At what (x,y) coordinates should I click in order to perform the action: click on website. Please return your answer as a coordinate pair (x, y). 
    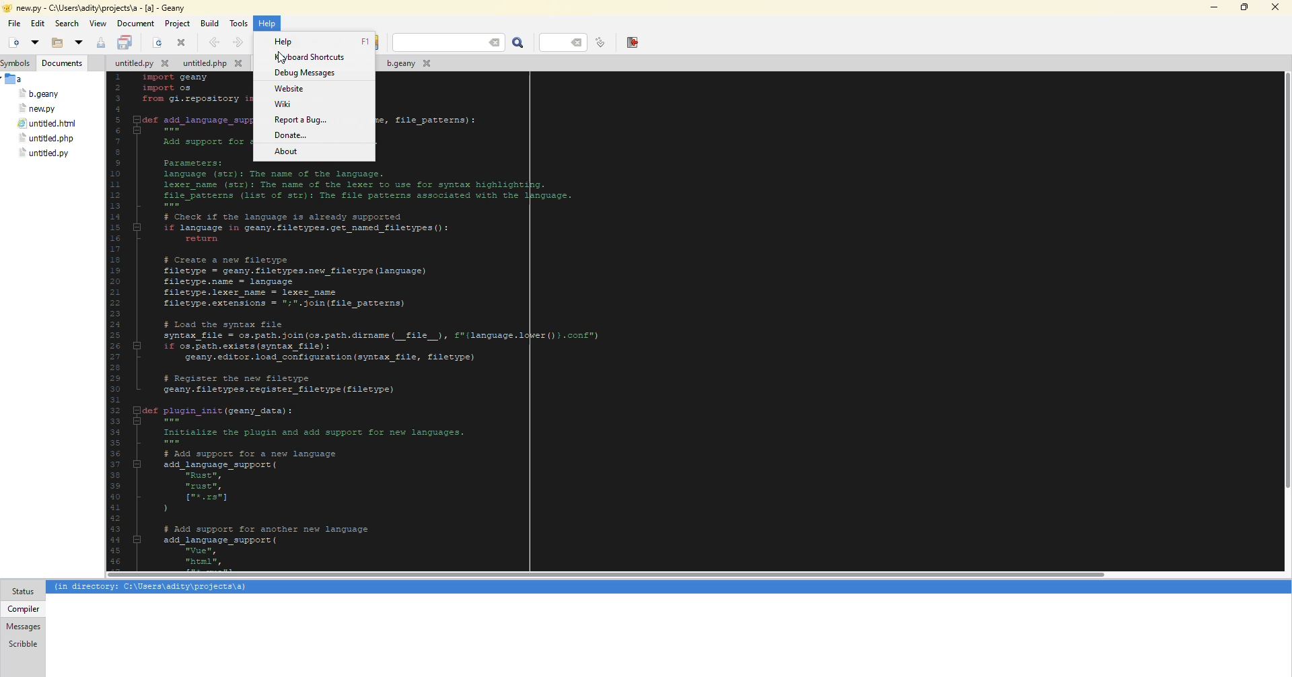
    Looking at the image, I should click on (287, 88).